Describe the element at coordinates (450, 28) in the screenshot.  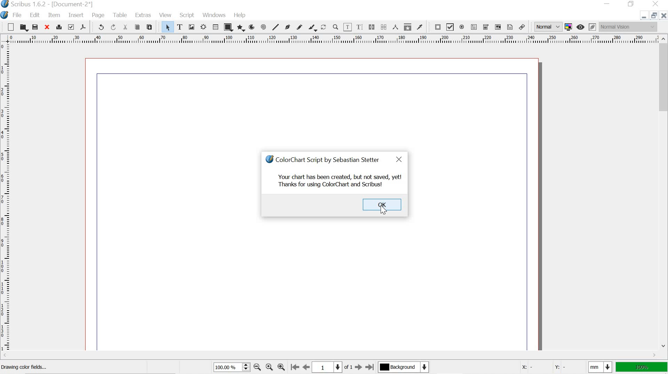
I see `pdf check box` at that location.